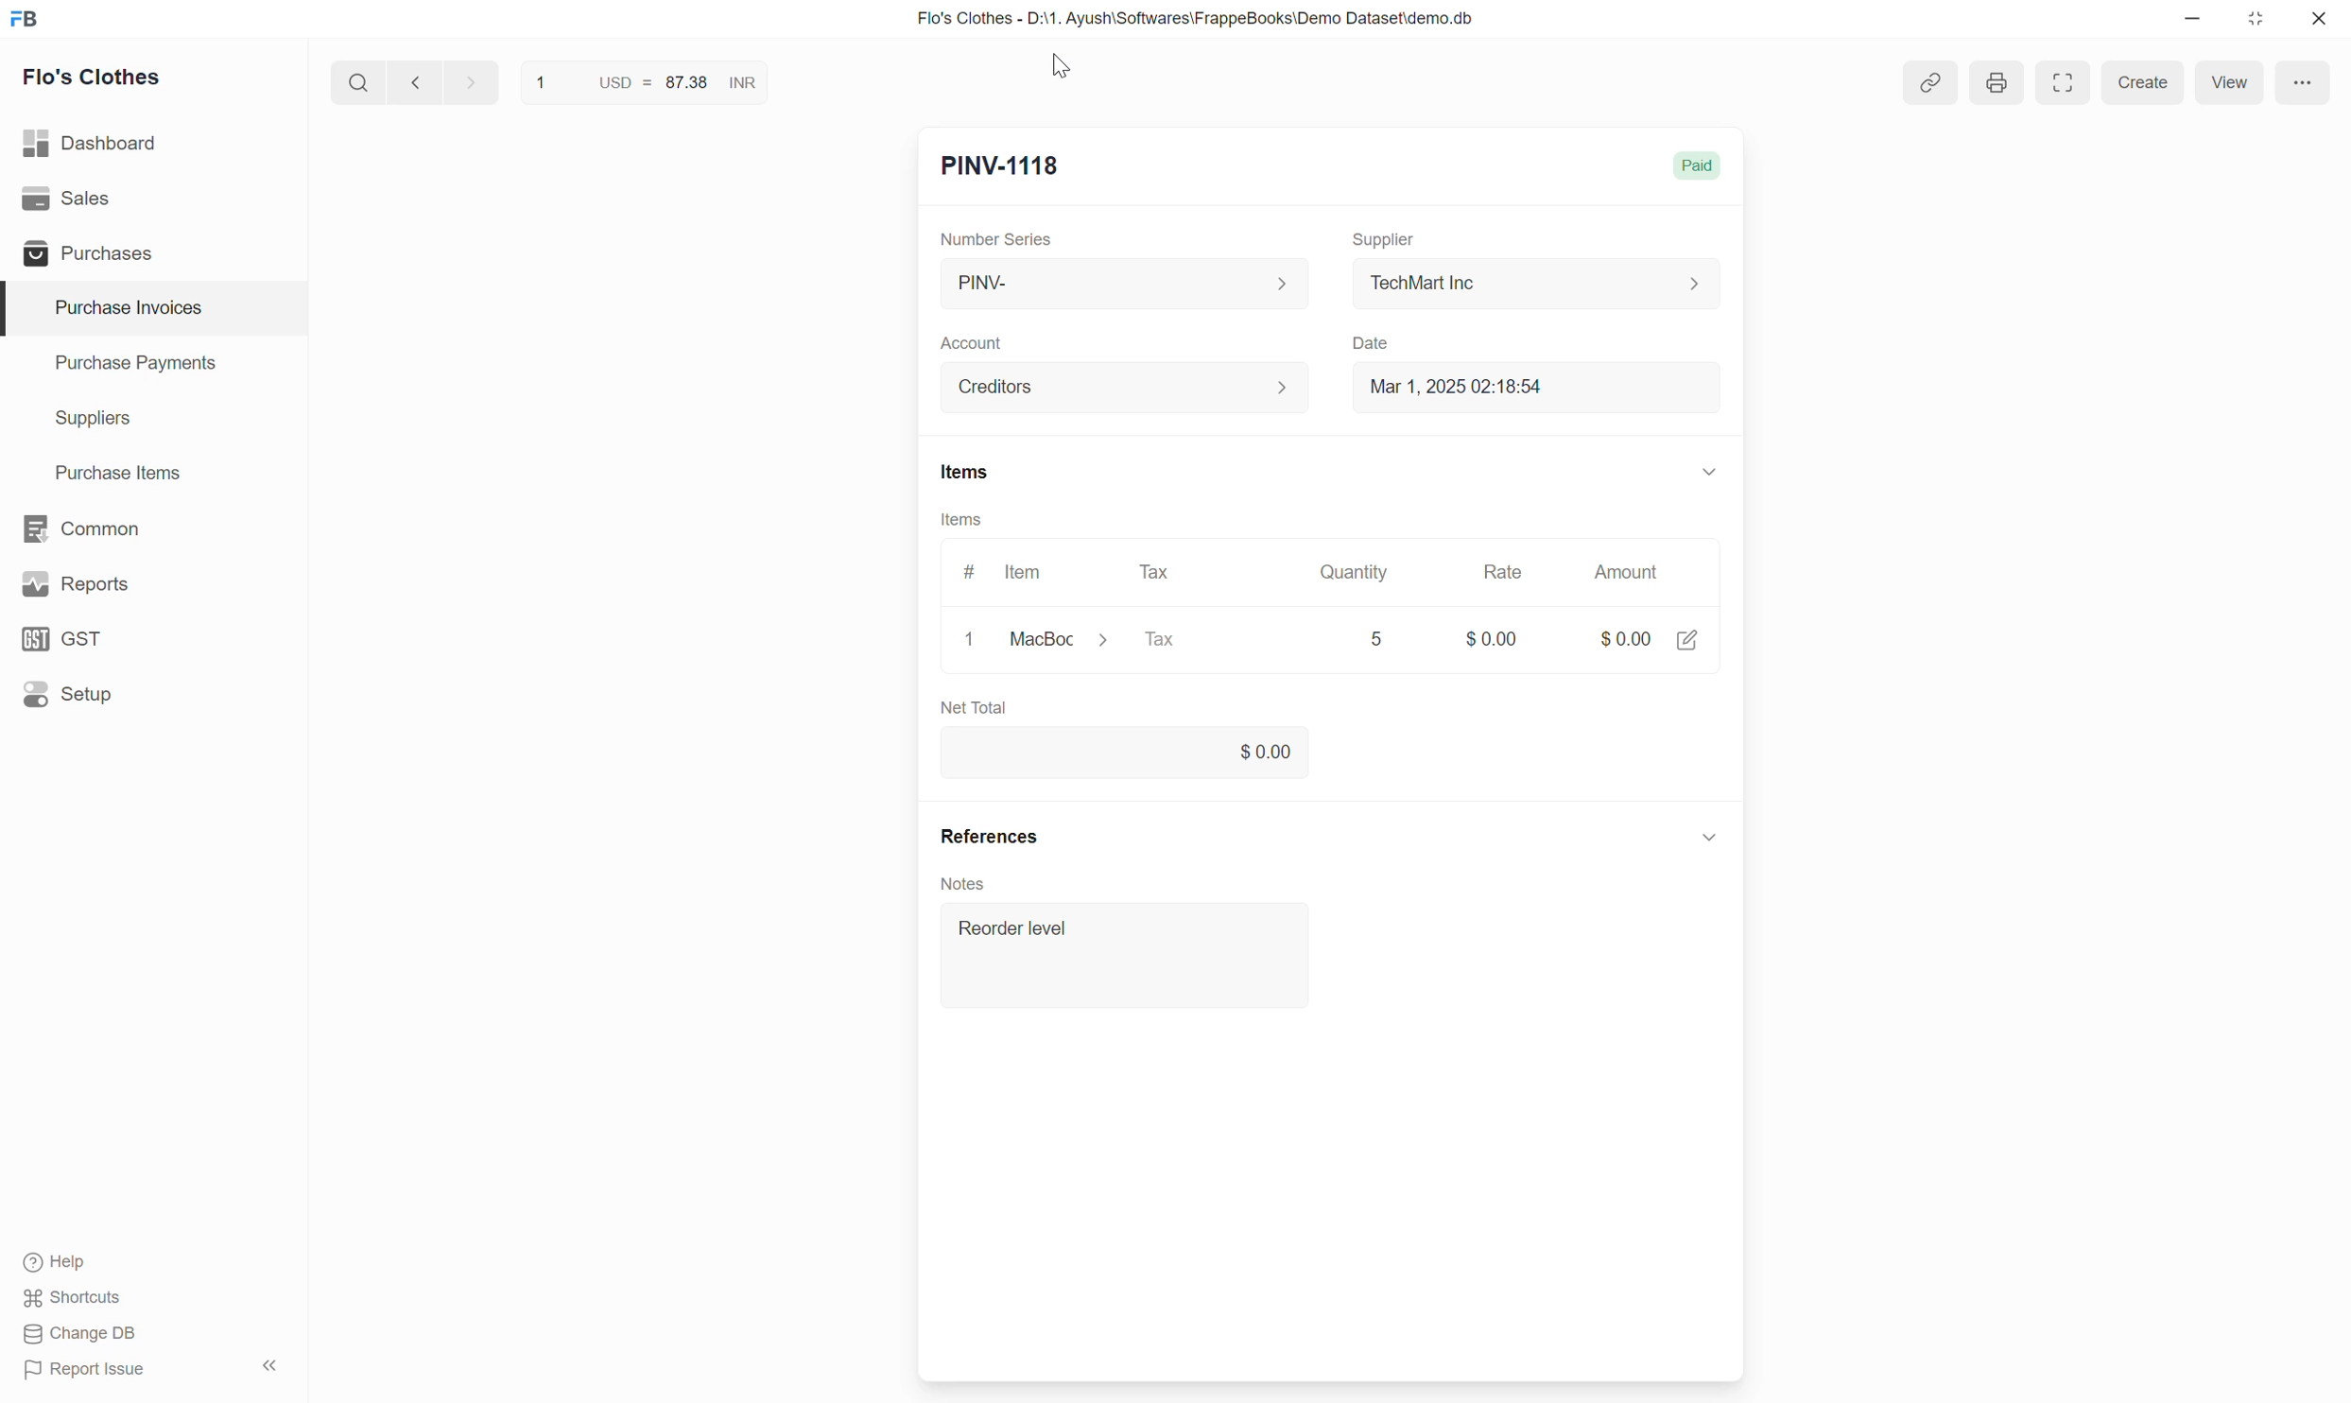 This screenshot has height=1403, width=2351. What do you see at coordinates (2256, 19) in the screenshot?
I see `Change dimension` at bounding box center [2256, 19].